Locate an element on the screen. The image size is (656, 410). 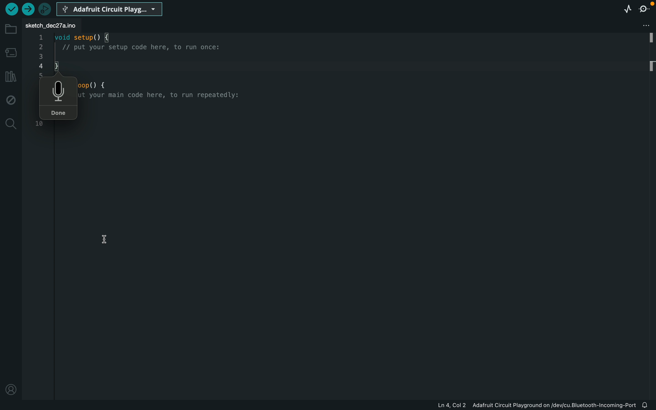
line numbers is located at coordinates (39, 52).